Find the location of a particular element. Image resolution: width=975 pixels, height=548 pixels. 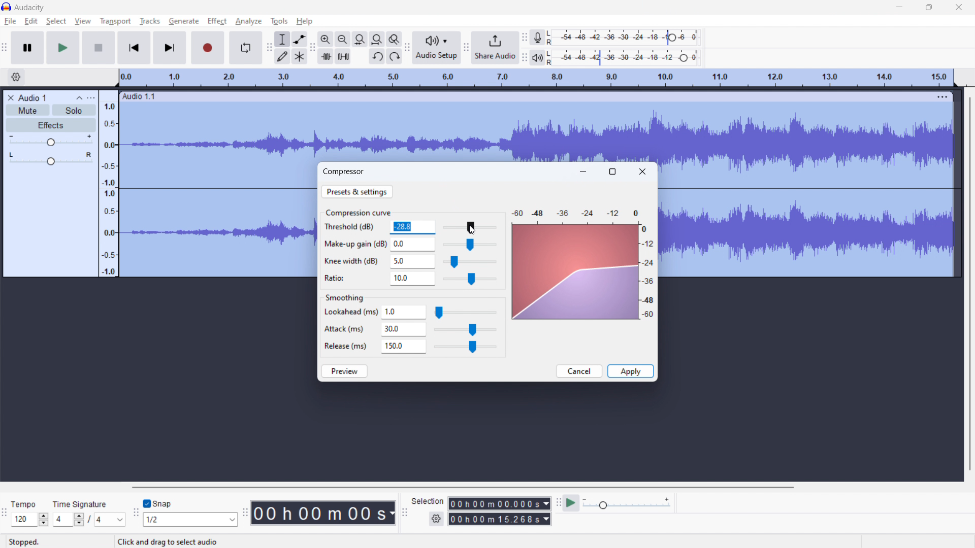

00h00m00.000s (start time) is located at coordinates (499, 501).